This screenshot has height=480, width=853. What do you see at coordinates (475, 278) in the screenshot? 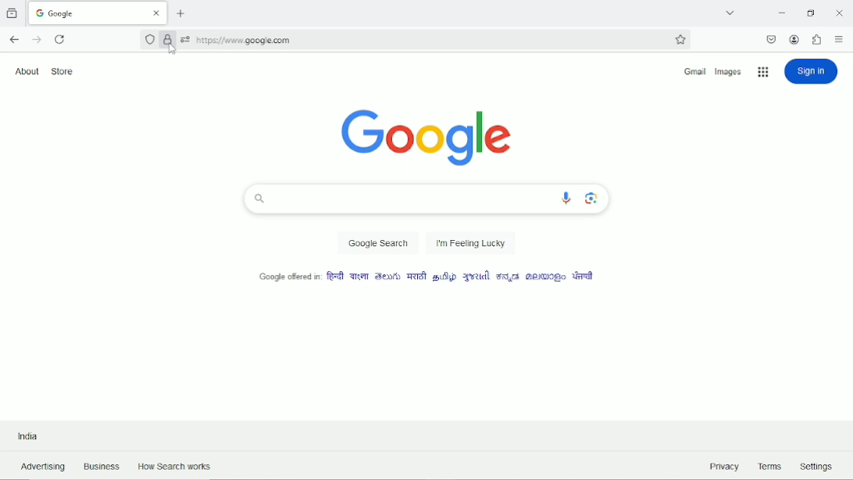
I see `language` at bounding box center [475, 278].